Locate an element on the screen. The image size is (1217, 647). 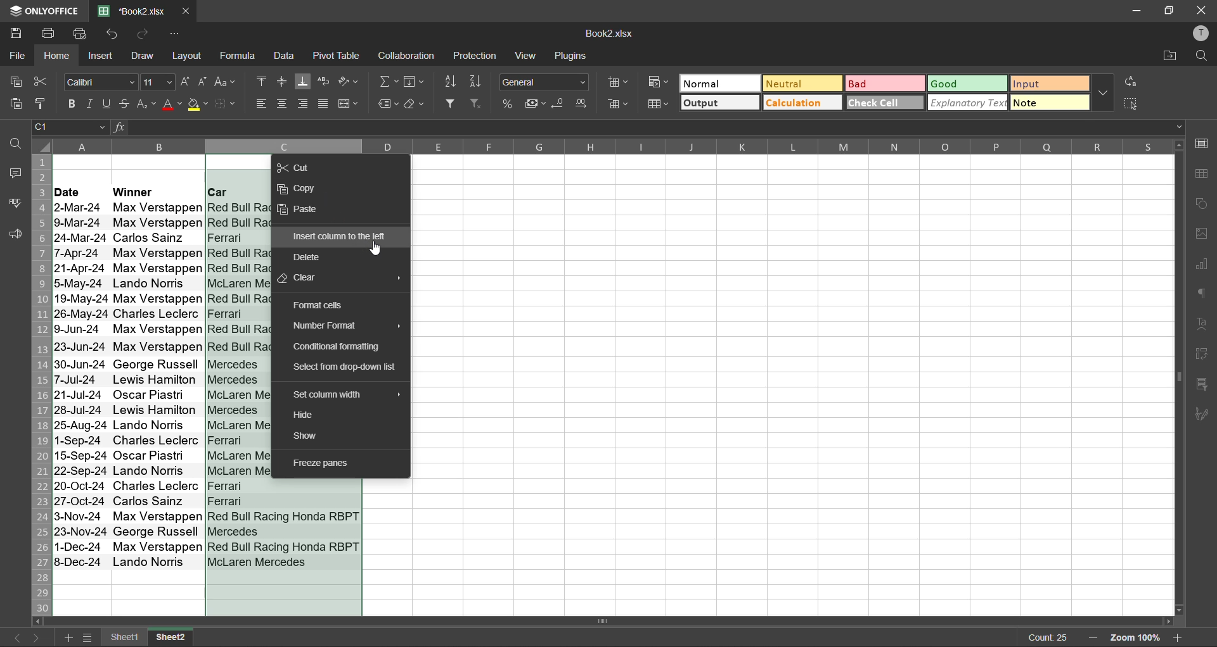
orientation is located at coordinates (349, 80).